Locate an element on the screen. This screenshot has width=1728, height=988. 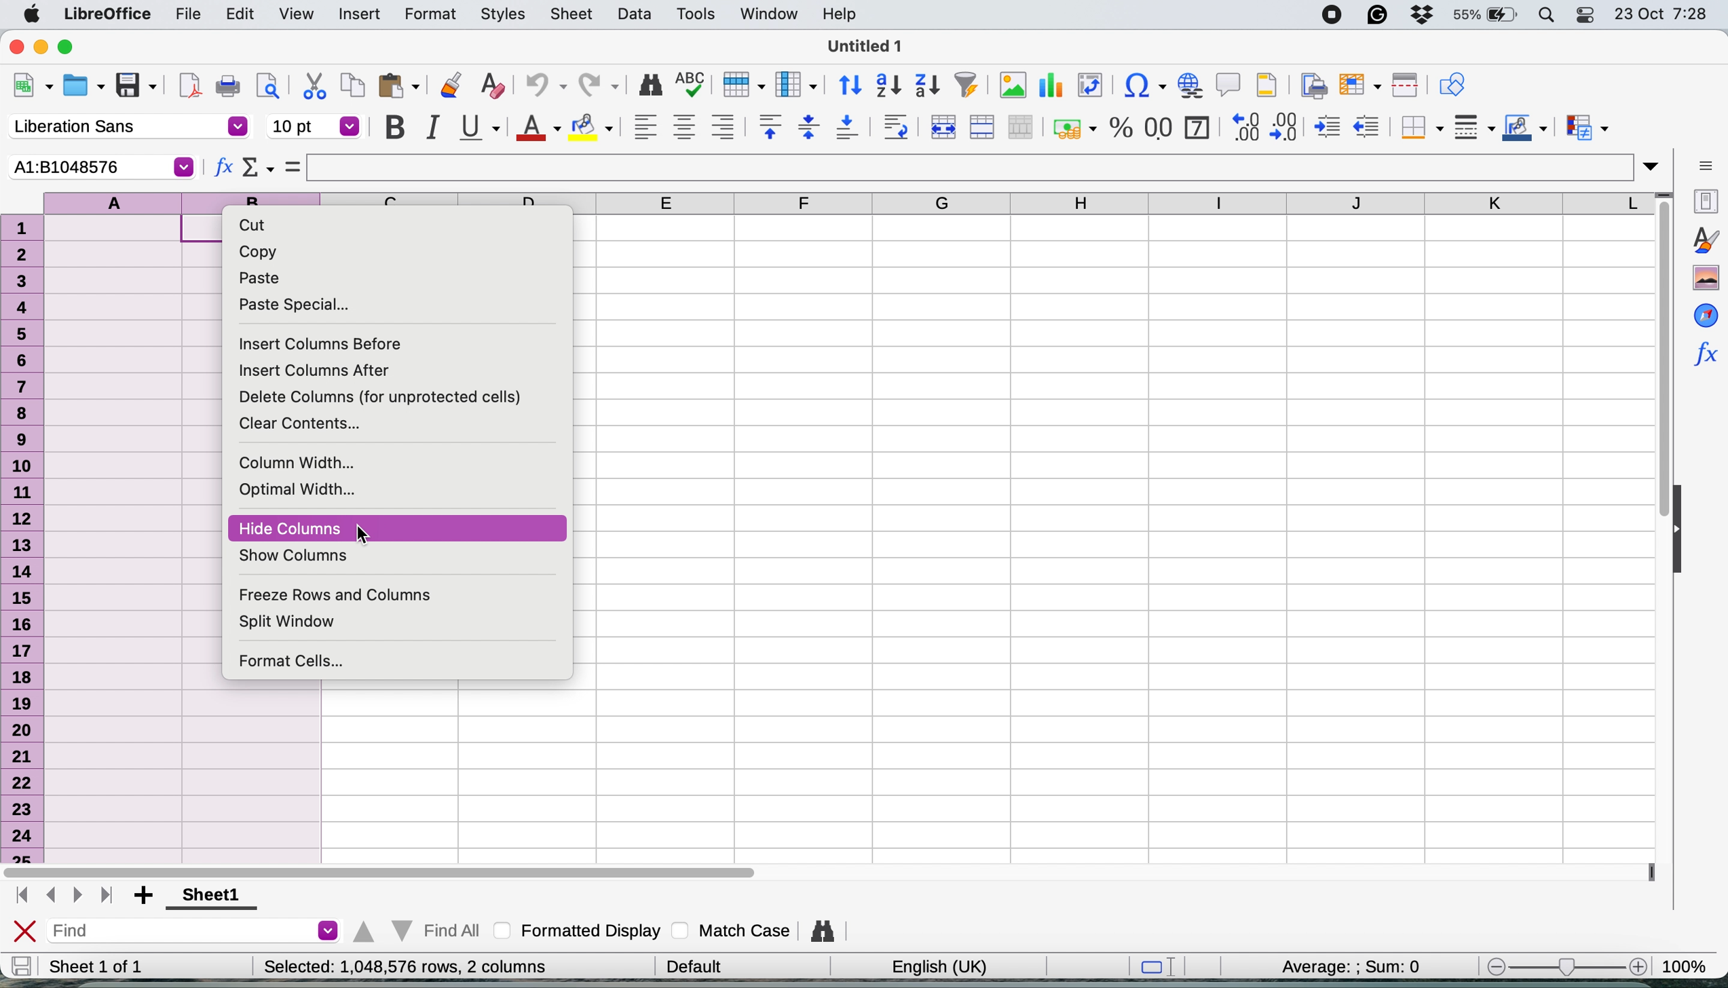
delete columns is located at coordinates (386, 398).